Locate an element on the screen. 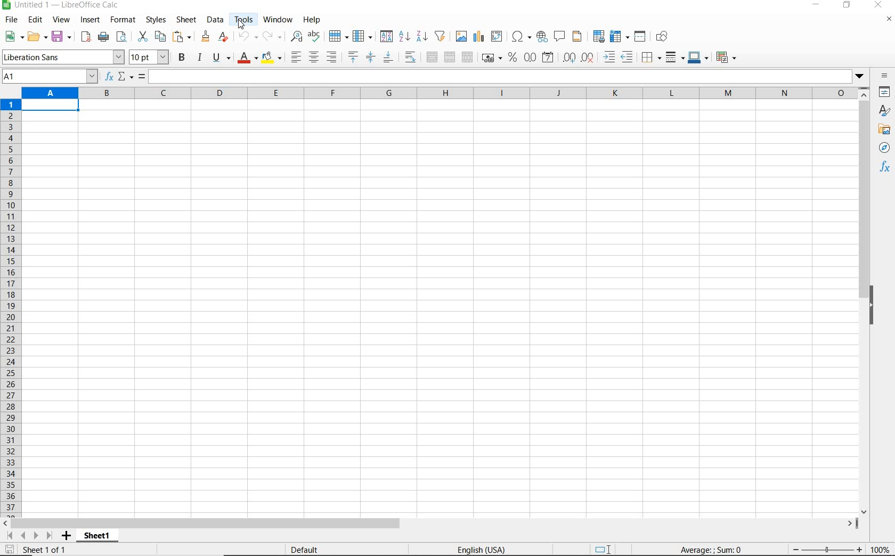 The height and width of the screenshot is (556, 895). font color is located at coordinates (245, 57).